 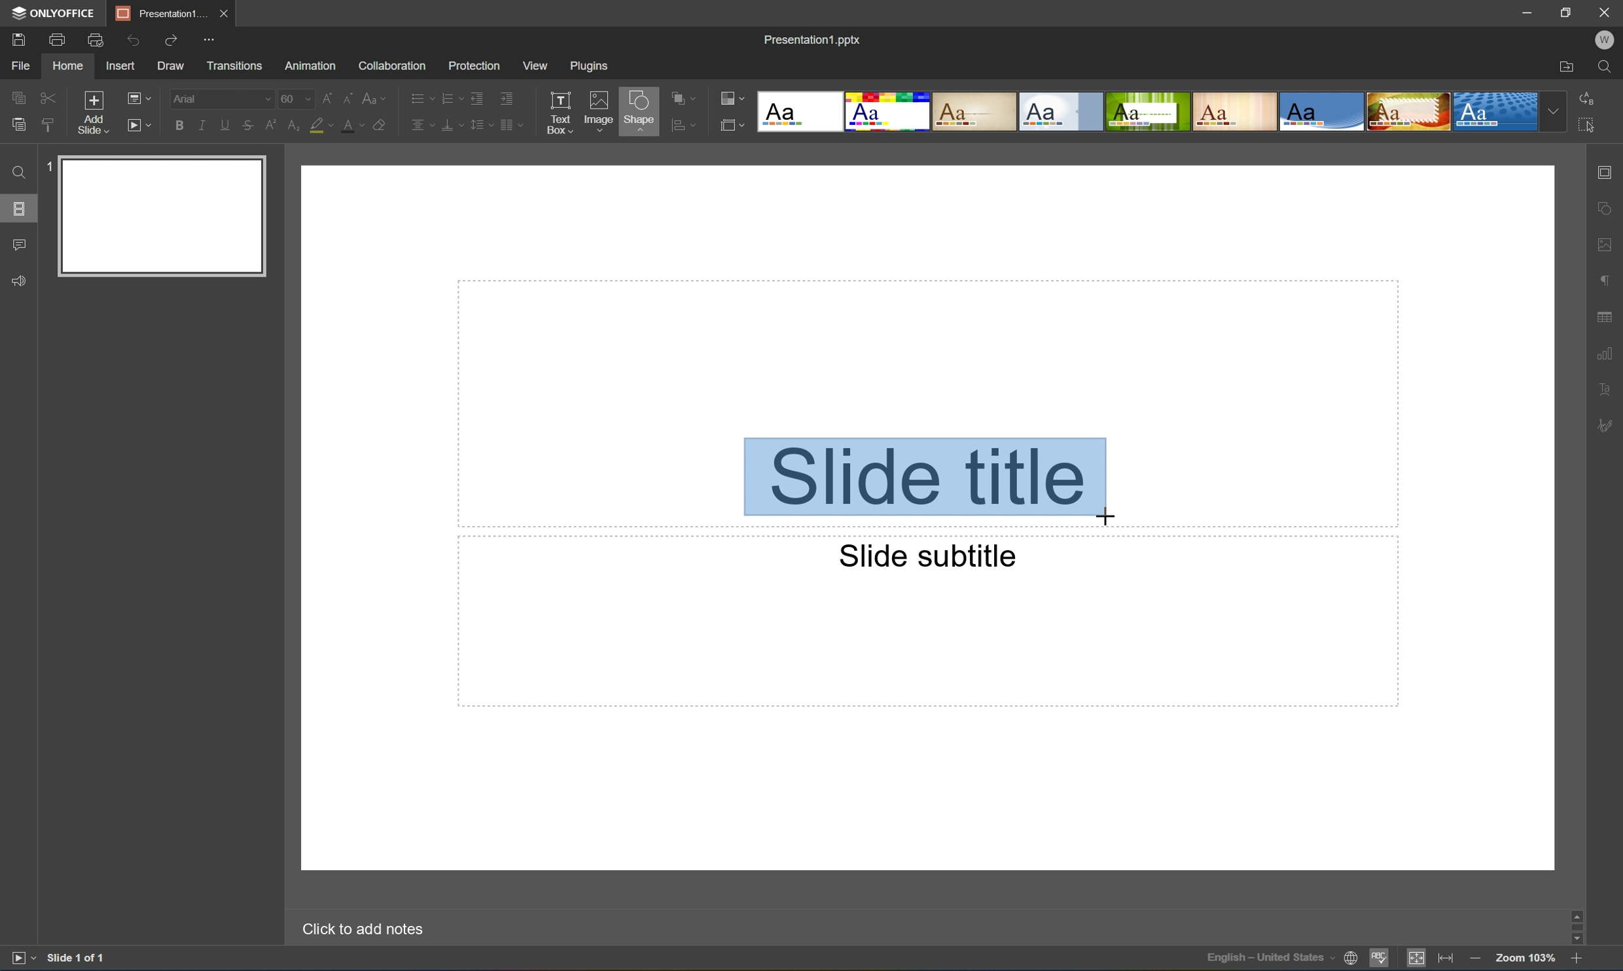 What do you see at coordinates (157, 12) in the screenshot?
I see `Presentation1...` at bounding box center [157, 12].